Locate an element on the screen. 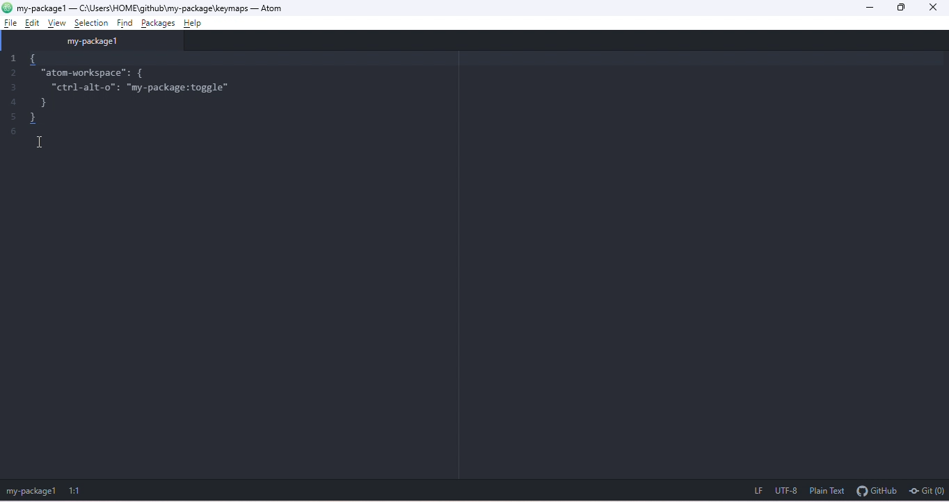 This screenshot has width=949, height=502. my package 1 is located at coordinates (101, 39).